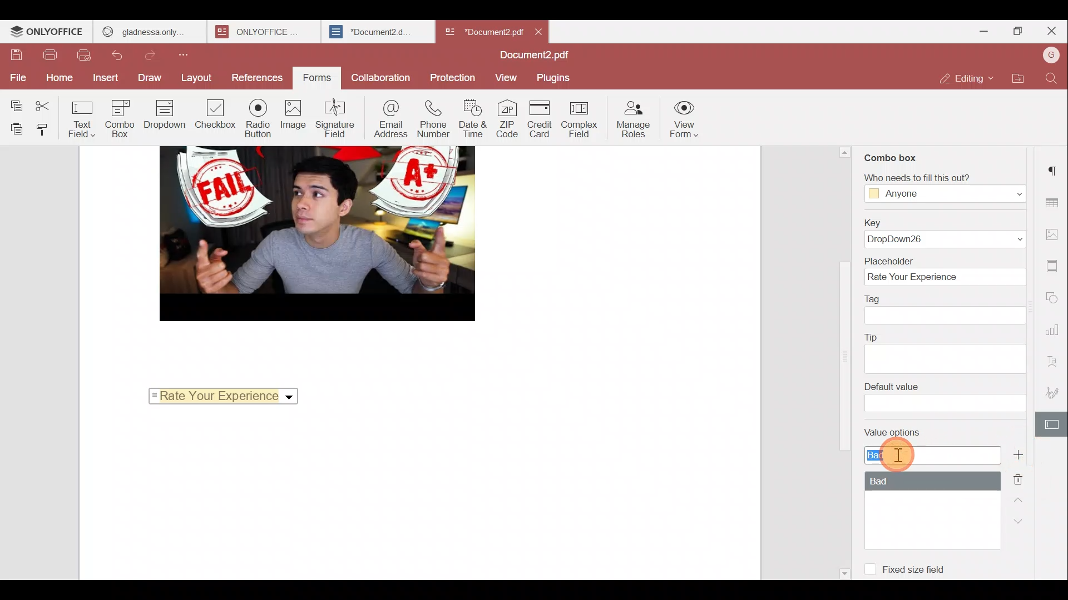 The image size is (1068, 600). Describe the element at coordinates (86, 121) in the screenshot. I see `Text field` at that location.